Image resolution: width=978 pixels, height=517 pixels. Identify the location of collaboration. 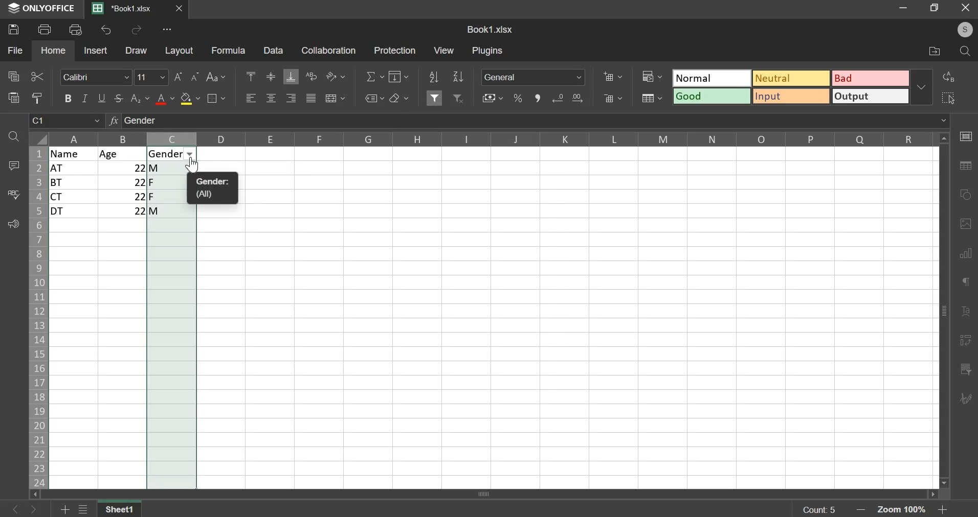
(327, 50).